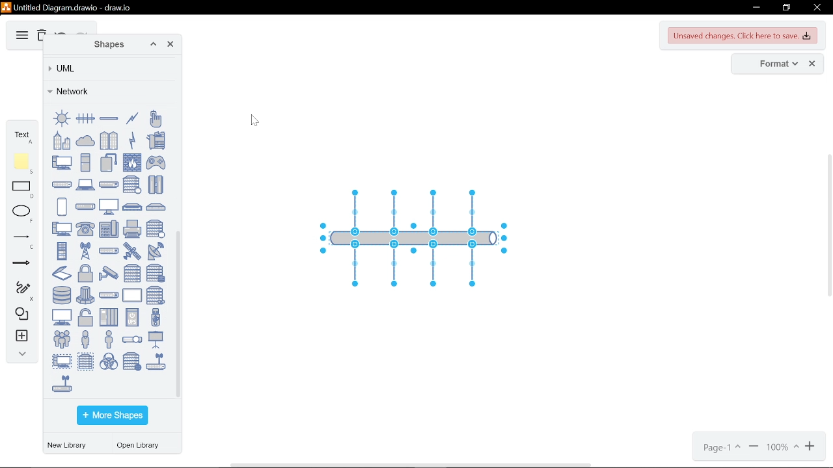 The width and height of the screenshot is (833, 468). What do you see at coordinates (22, 135) in the screenshot?
I see `text` at bounding box center [22, 135].